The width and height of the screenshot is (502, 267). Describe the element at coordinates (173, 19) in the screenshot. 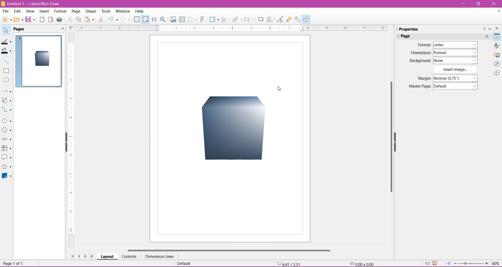

I see `Insert Image` at that location.